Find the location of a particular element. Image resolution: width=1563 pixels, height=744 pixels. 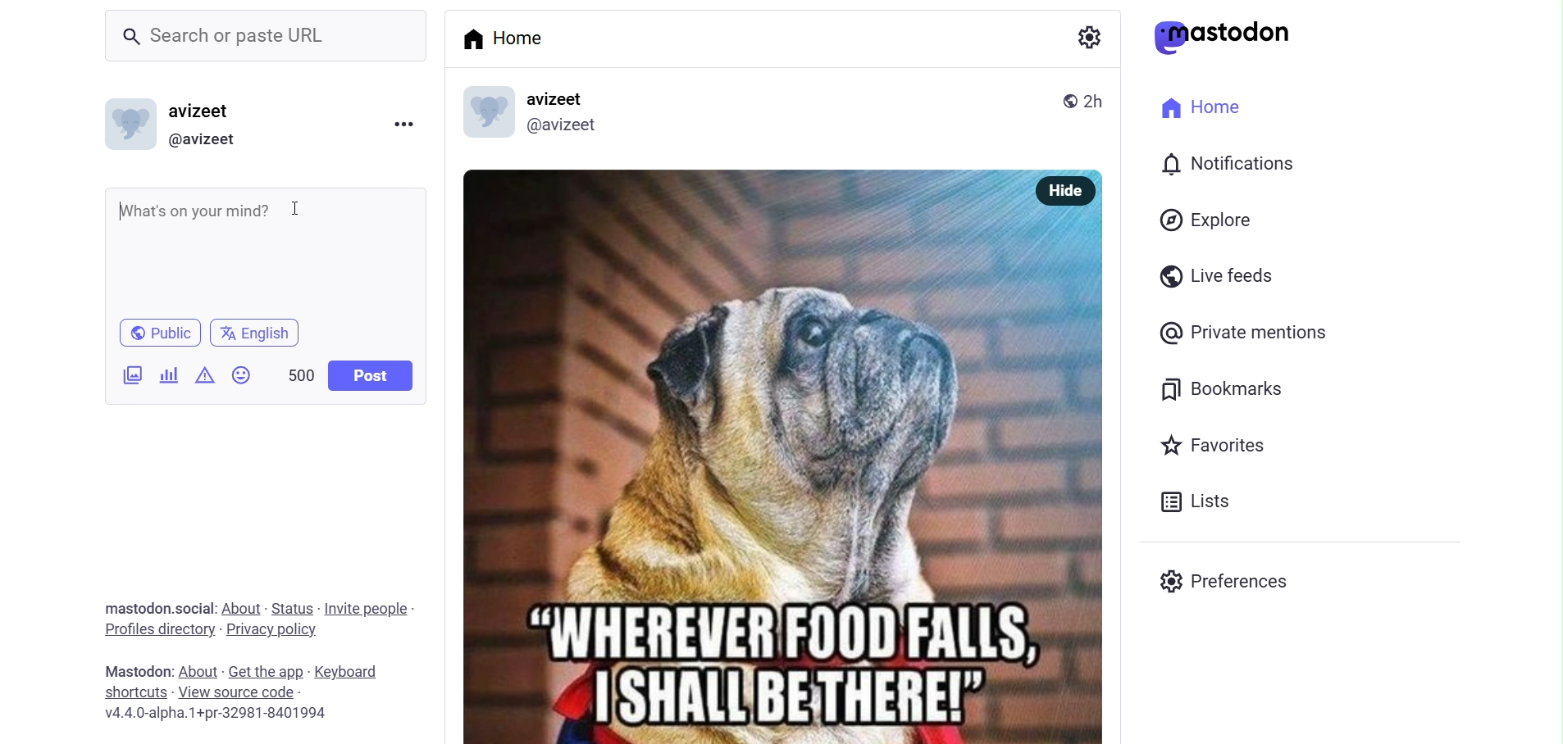

“WHEREVER' FOOD FALLS,7 | SHALLI BE THERE! is located at coordinates (770, 475).